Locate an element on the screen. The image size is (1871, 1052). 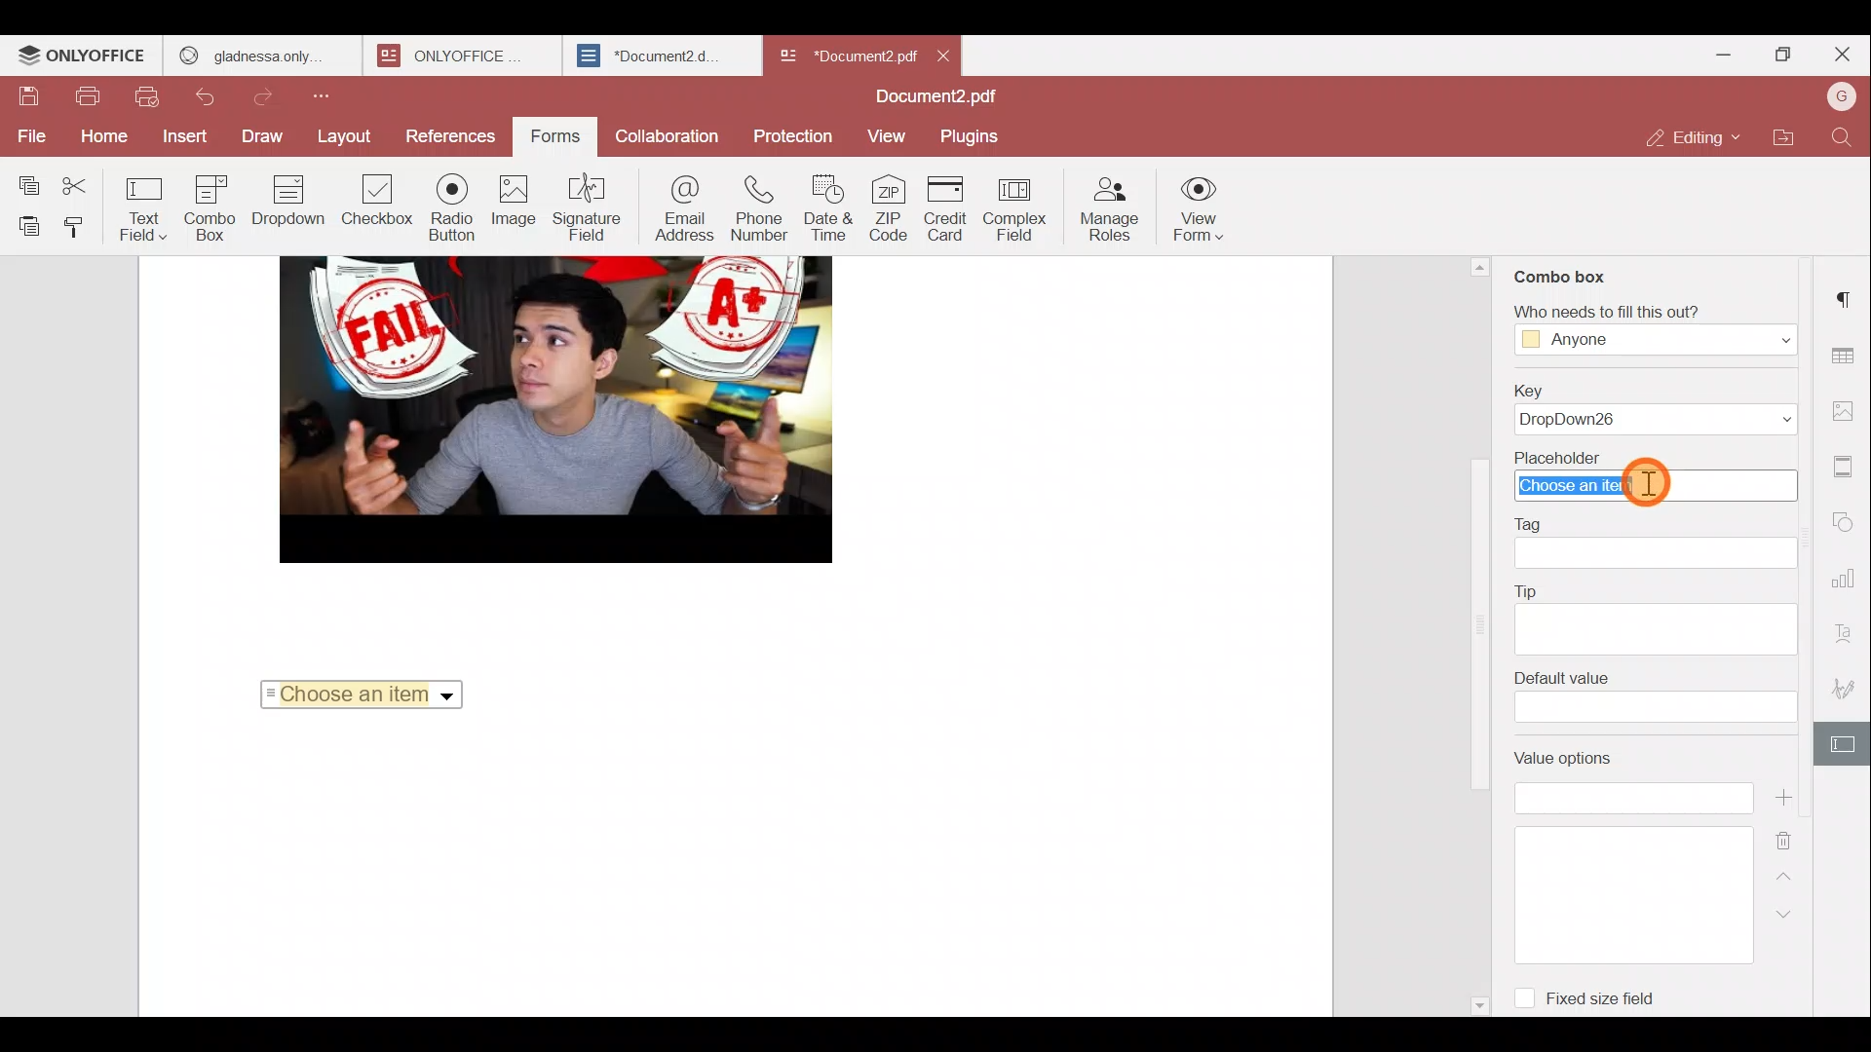
View form is located at coordinates (1201, 205).